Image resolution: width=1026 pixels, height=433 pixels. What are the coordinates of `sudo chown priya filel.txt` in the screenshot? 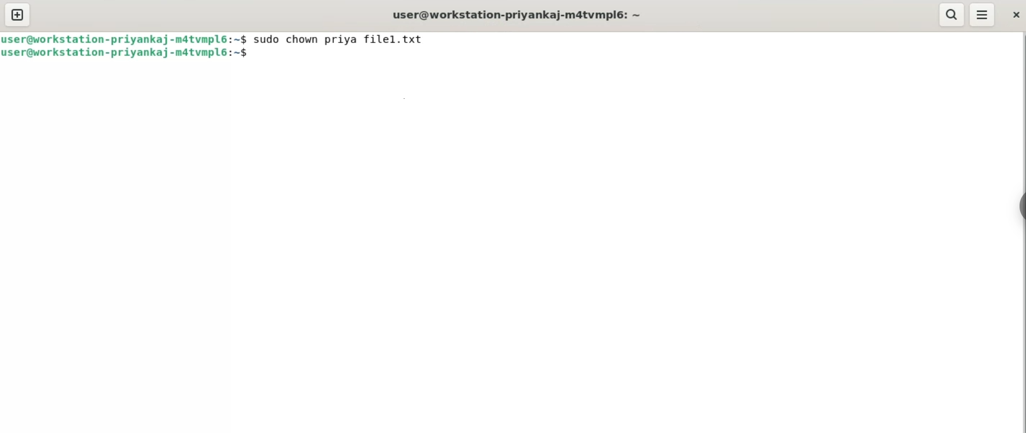 It's located at (343, 39).